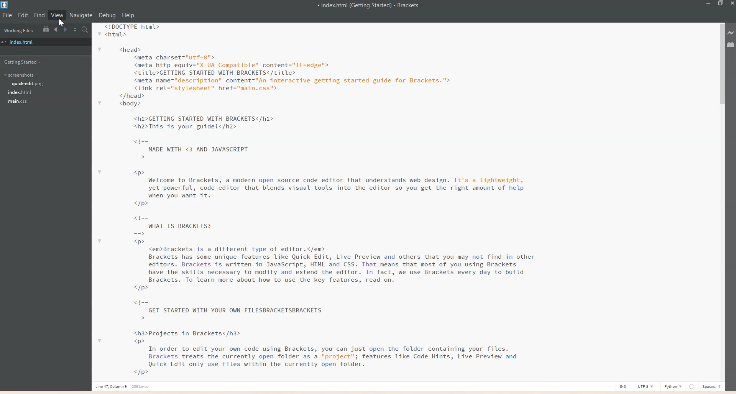 This screenshot has height=394, width=736. Describe the element at coordinates (731, 4) in the screenshot. I see `Close` at that location.